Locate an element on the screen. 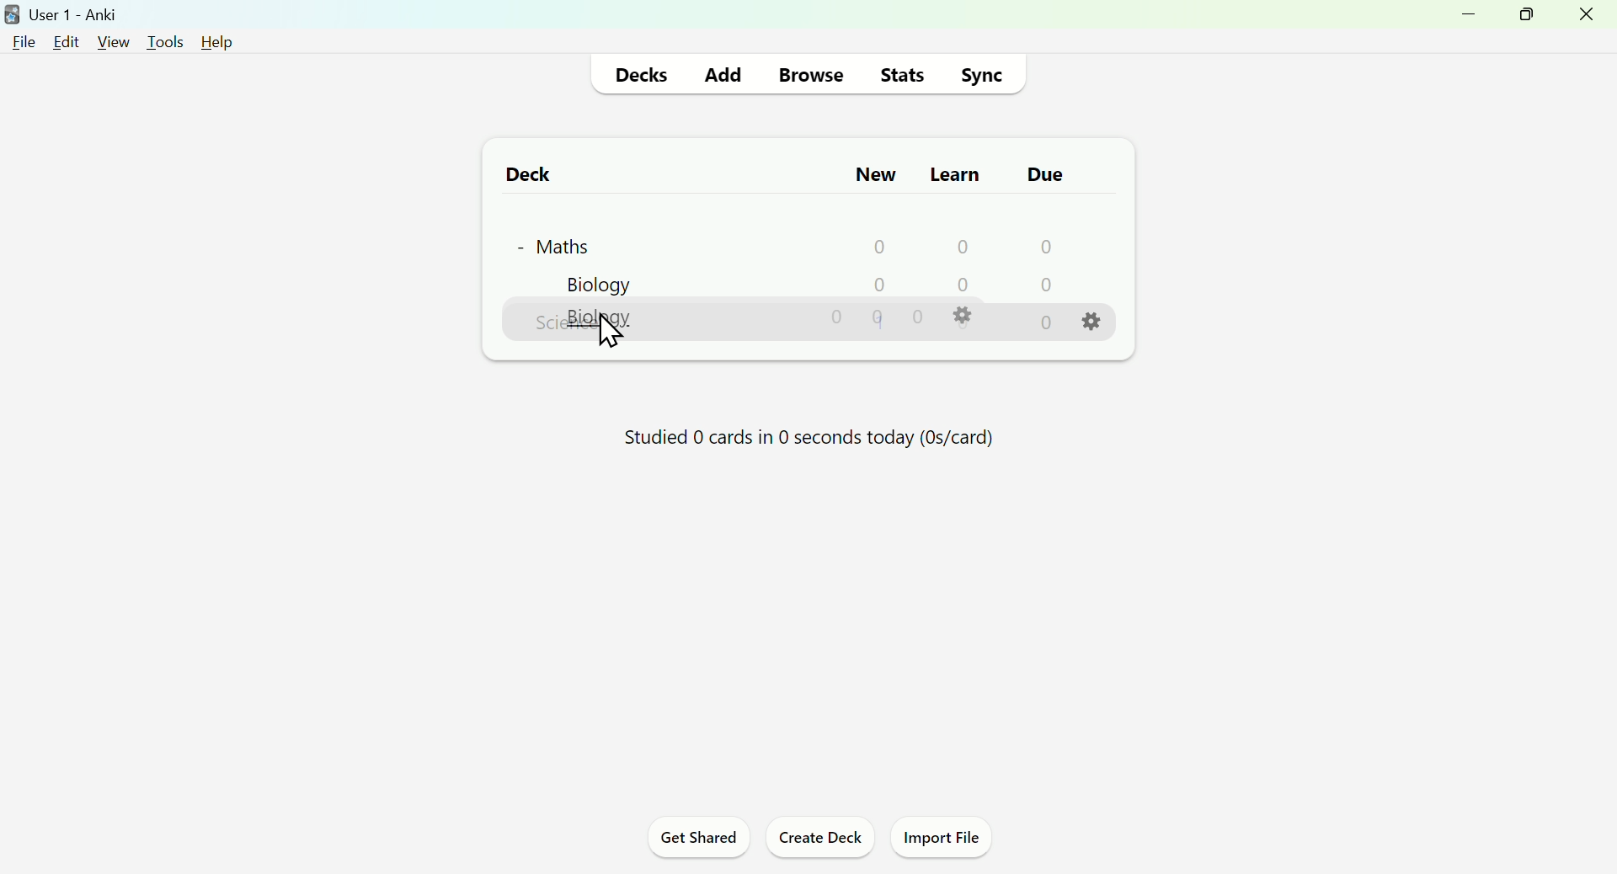 This screenshot has height=874, width=1617. 0 is located at coordinates (873, 248).